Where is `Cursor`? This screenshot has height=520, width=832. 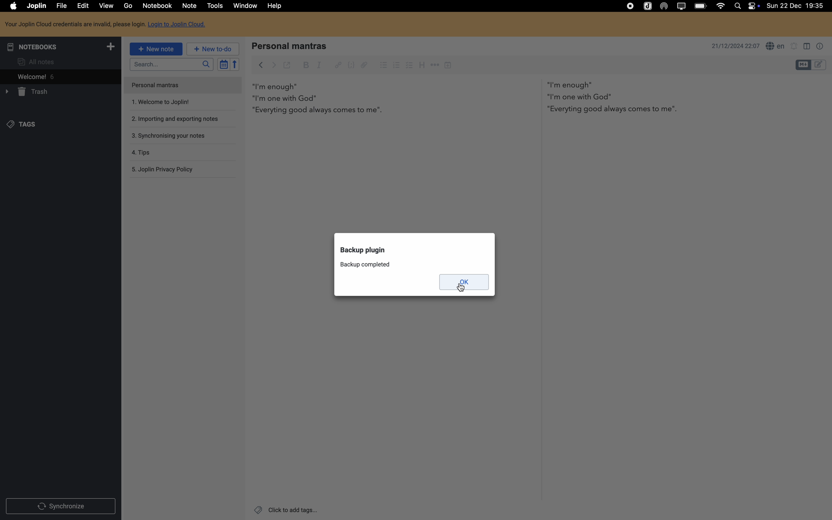 Cursor is located at coordinates (462, 290).